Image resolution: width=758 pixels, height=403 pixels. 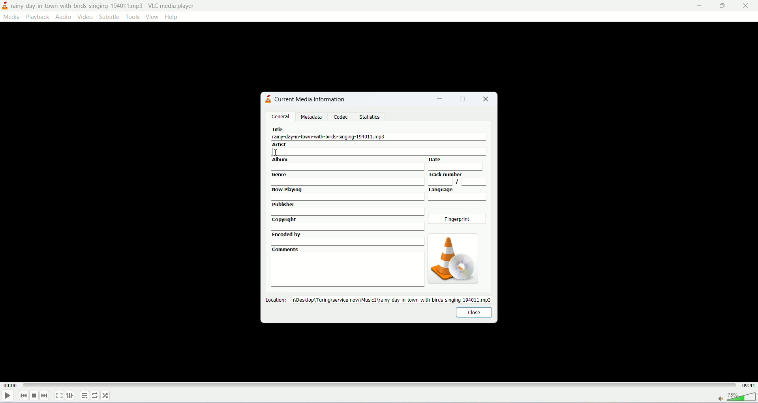 What do you see at coordinates (379, 149) in the screenshot?
I see `artist` at bounding box center [379, 149].